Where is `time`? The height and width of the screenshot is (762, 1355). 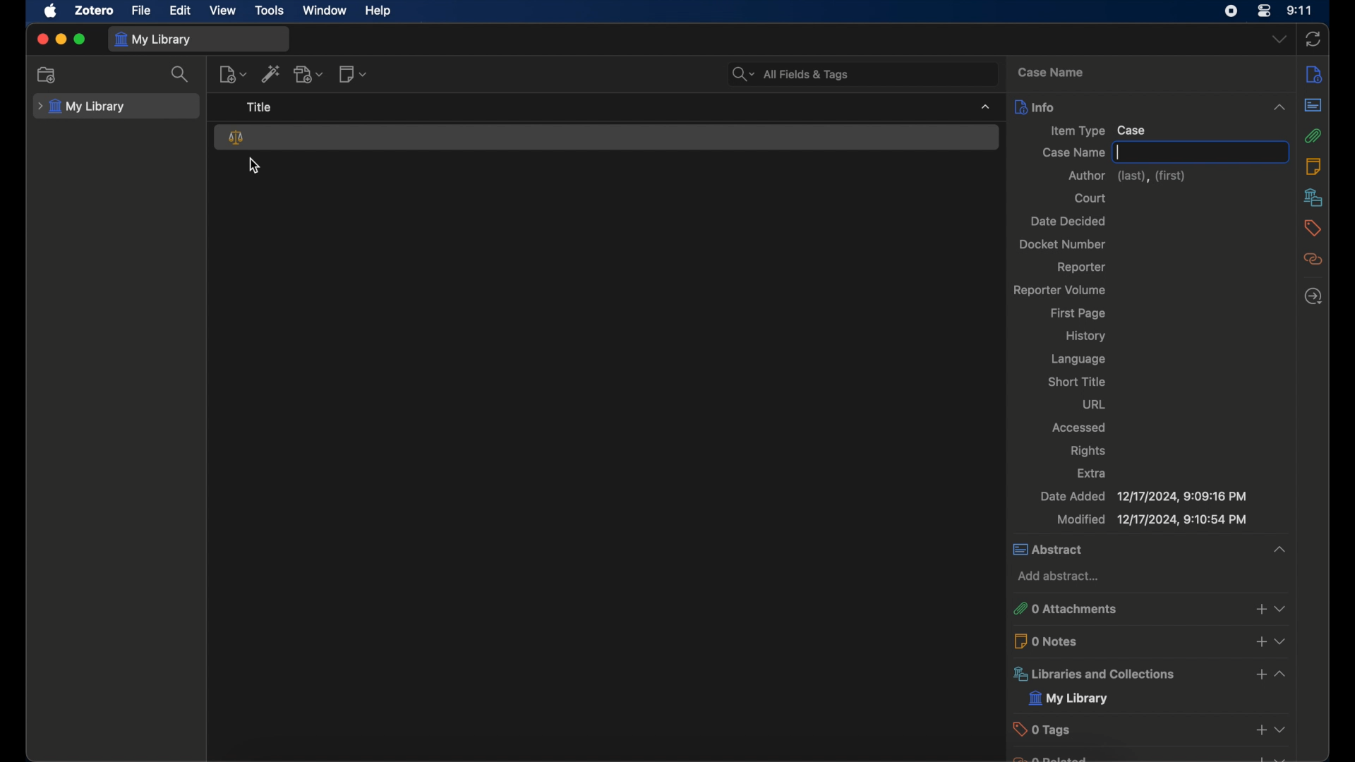
time is located at coordinates (1299, 11).